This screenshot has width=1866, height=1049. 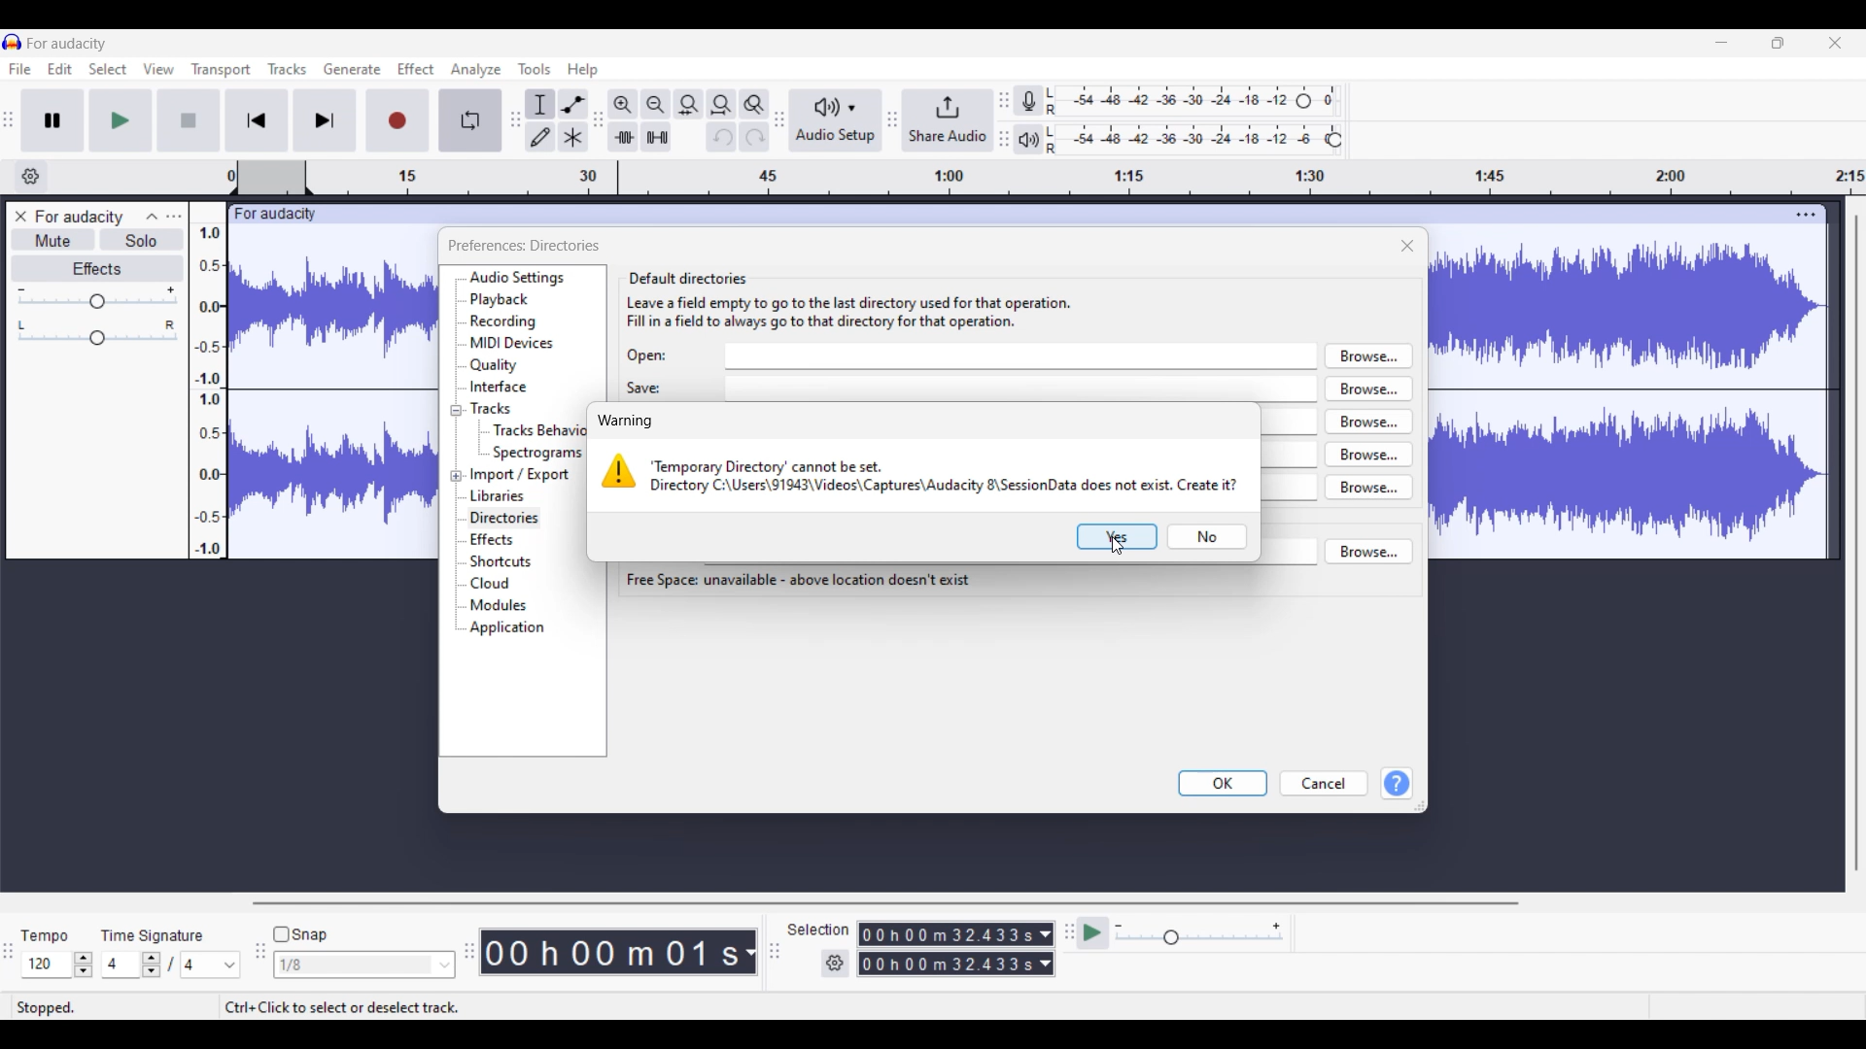 What do you see at coordinates (456, 443) in the screenshot?
I see `Collapse/Expand` at bounding box center [456, 443].